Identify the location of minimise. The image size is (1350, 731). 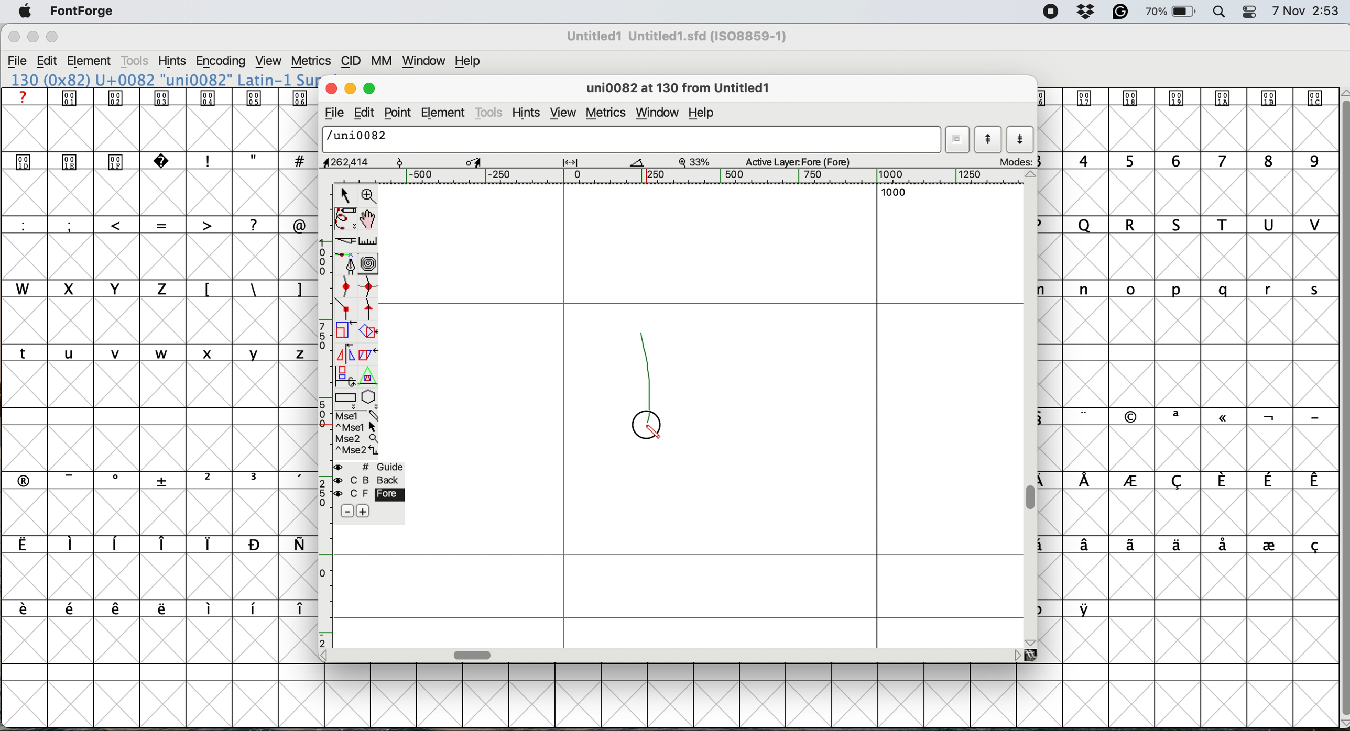
(350, 89).